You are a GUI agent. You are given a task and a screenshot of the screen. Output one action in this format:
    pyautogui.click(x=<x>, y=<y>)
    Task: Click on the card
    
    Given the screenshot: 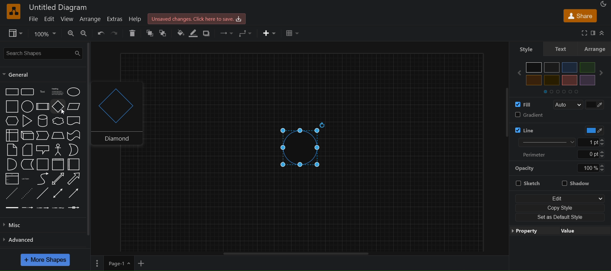 What is the action you would take?
    pyautogui.click(x=27, y=150)
    